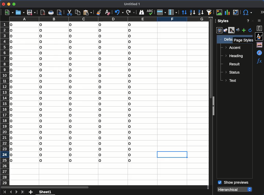  I want to click on cell, so click(171, 155).